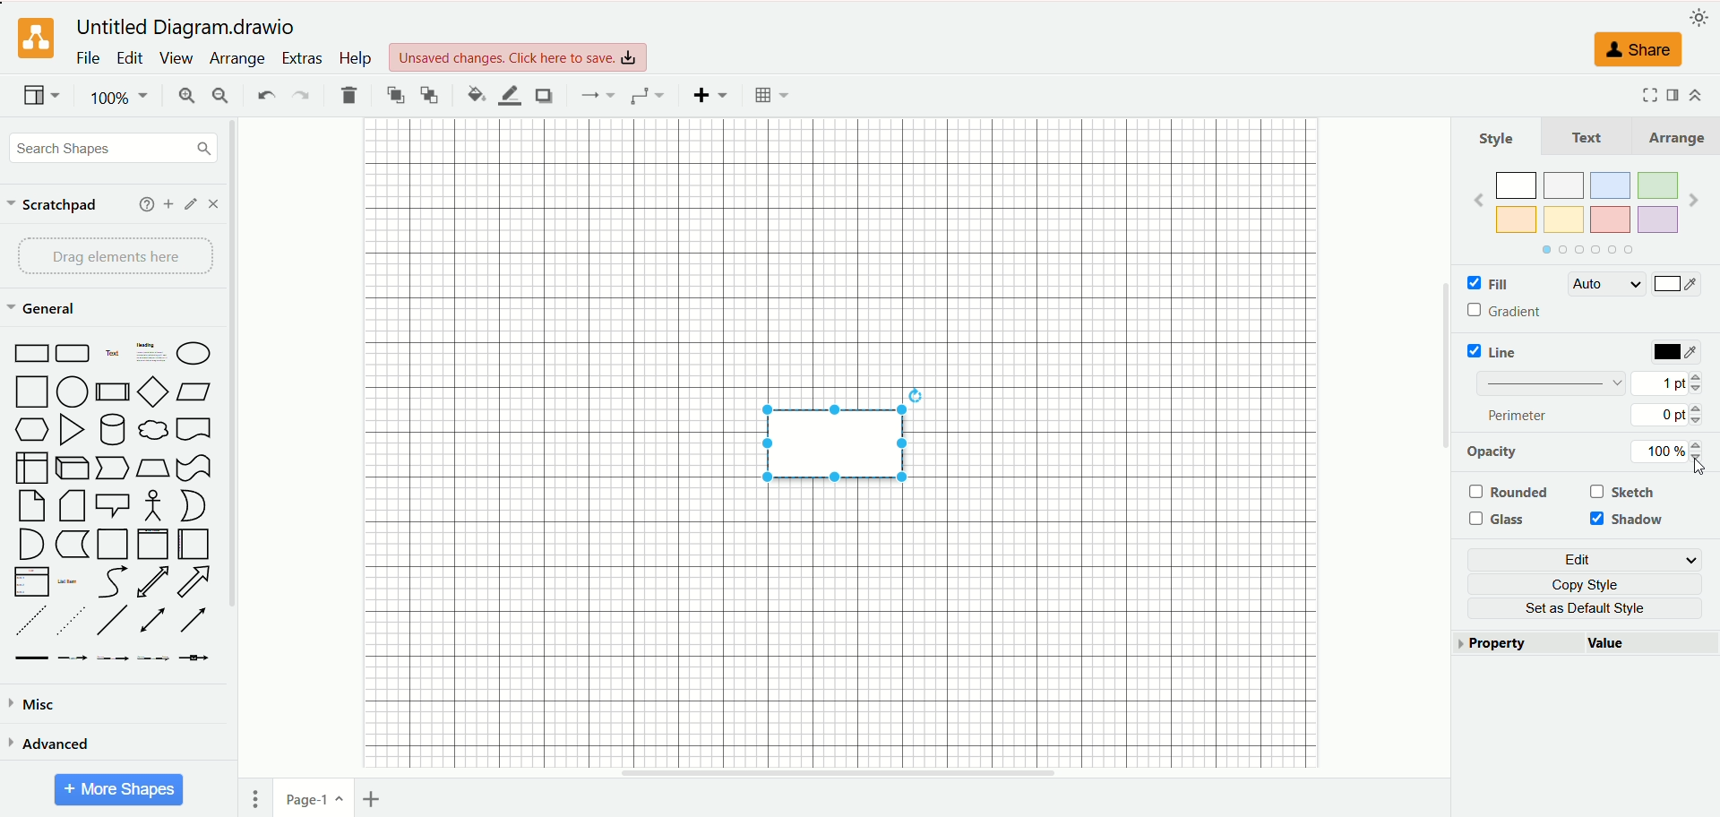  What do you see at coordinates (255, 799) in the screenshot?
I see `pages` at bounding box center [255, 799].